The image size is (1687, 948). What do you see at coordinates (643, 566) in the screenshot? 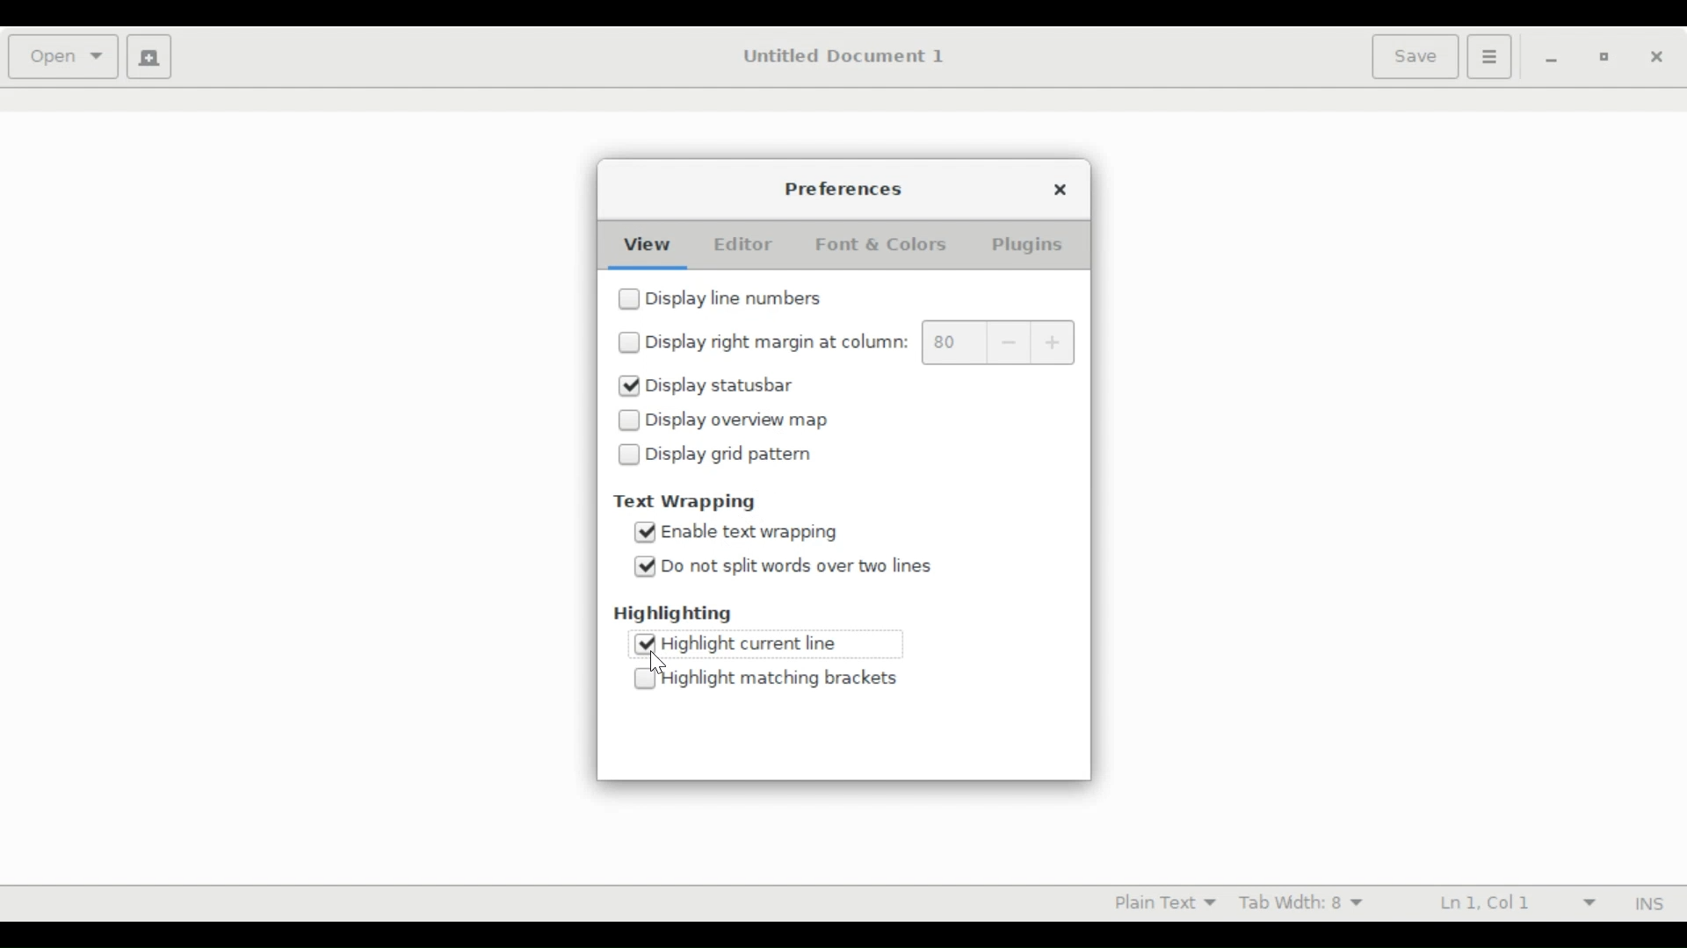
I see `checked checkbox` at bounding box center [643, 566].